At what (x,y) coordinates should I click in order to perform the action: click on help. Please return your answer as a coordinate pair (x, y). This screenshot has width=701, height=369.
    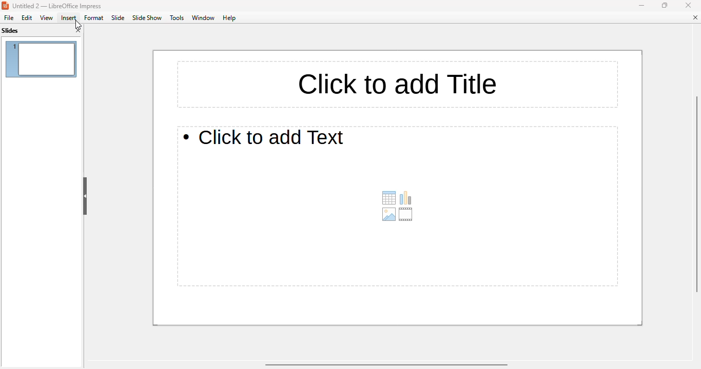
    Looking at the image, I should click on (229, 17).